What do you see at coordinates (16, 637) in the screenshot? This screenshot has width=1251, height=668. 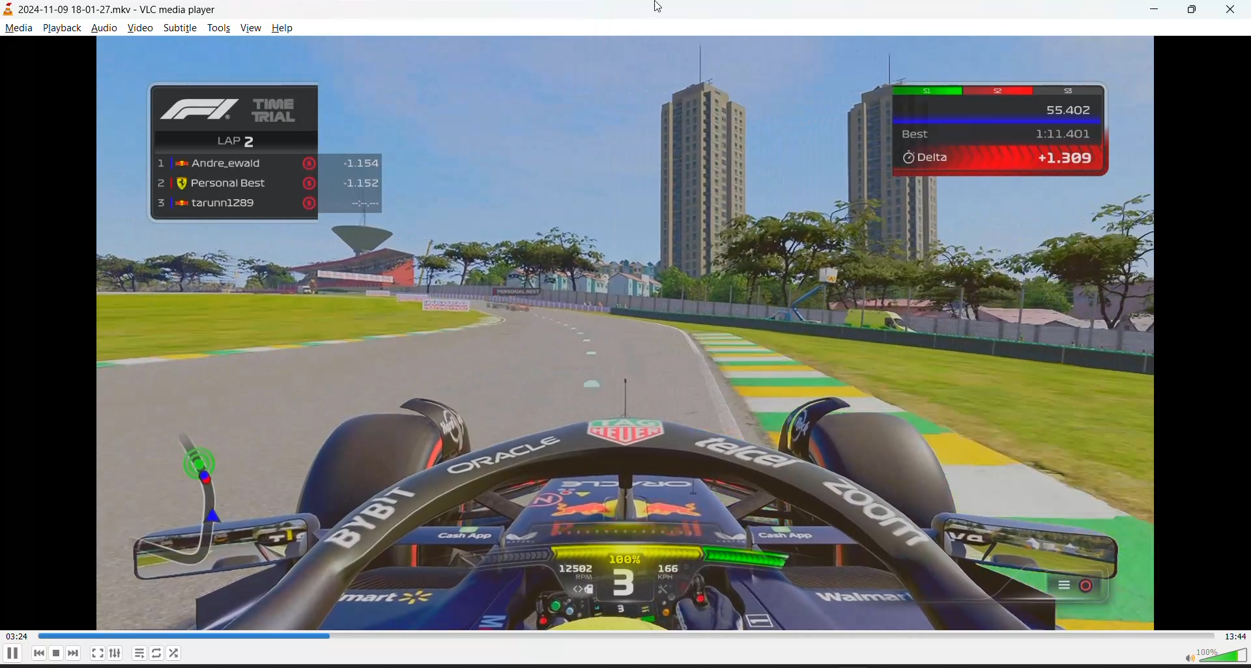 I see `current track time` at bounding box center [16, 637].